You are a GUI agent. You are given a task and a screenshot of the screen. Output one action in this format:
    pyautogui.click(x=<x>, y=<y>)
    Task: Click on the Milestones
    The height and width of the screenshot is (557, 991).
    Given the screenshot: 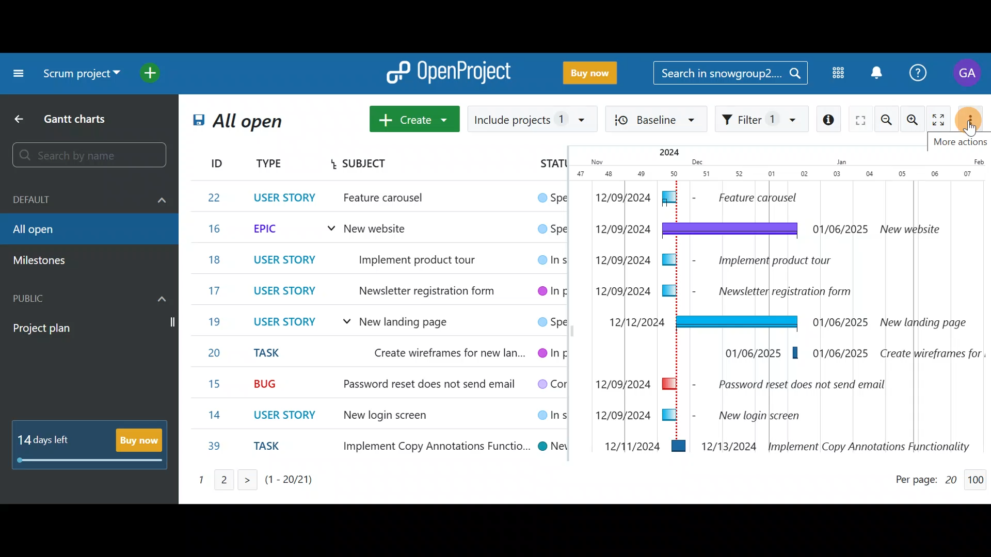 What is the action you would take?
    pyautogui.click(x=49, y=261)
    